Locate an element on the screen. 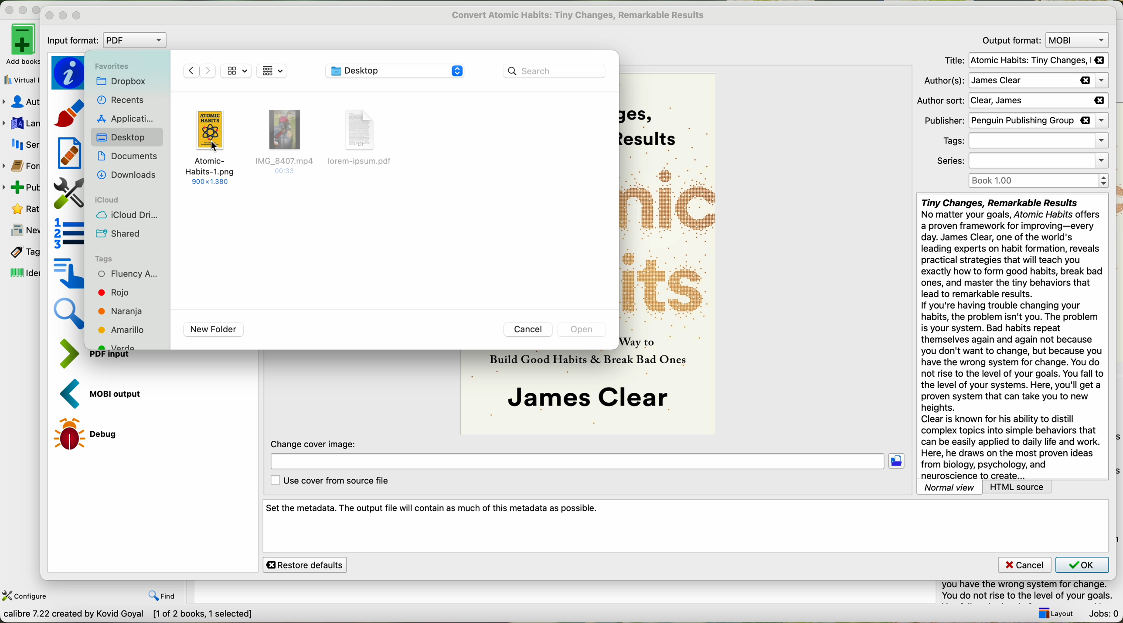  tags is located at coordinates (1023, 141).